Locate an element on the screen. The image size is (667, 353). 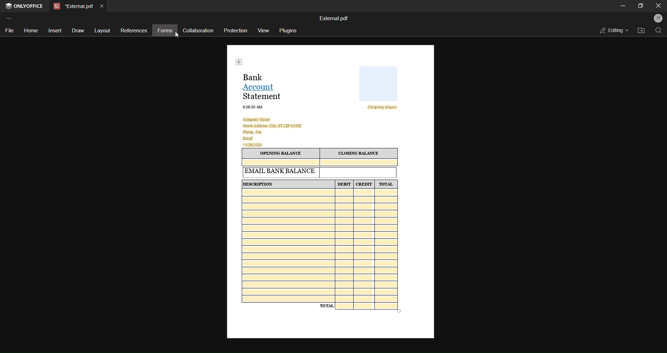
open office tab is located at coordinates (26, 7).